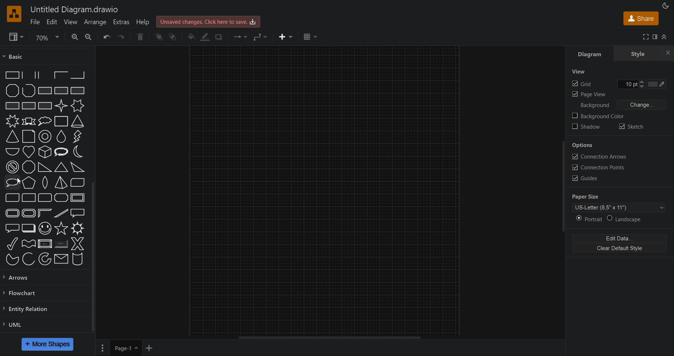 The height and width of the screenshot is (356, 674). What do you see at coordinates (45, 152) in the screenshot?
I see `Isometric Cube` at bounding box center [45, 152].